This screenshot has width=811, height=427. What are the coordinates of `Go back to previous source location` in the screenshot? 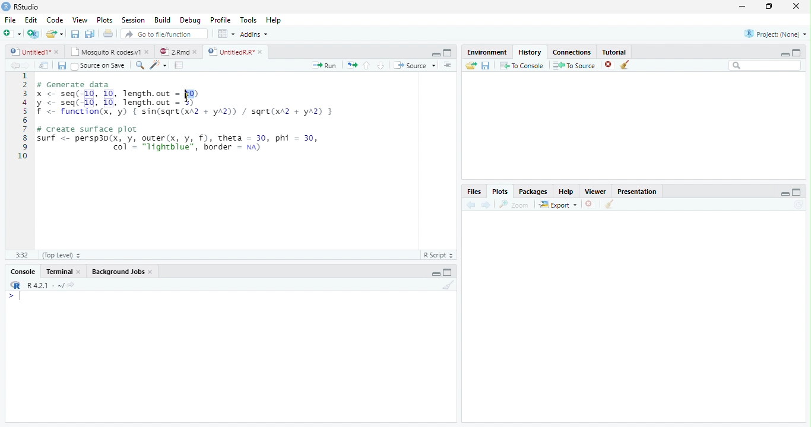 It's located at (14, 65).